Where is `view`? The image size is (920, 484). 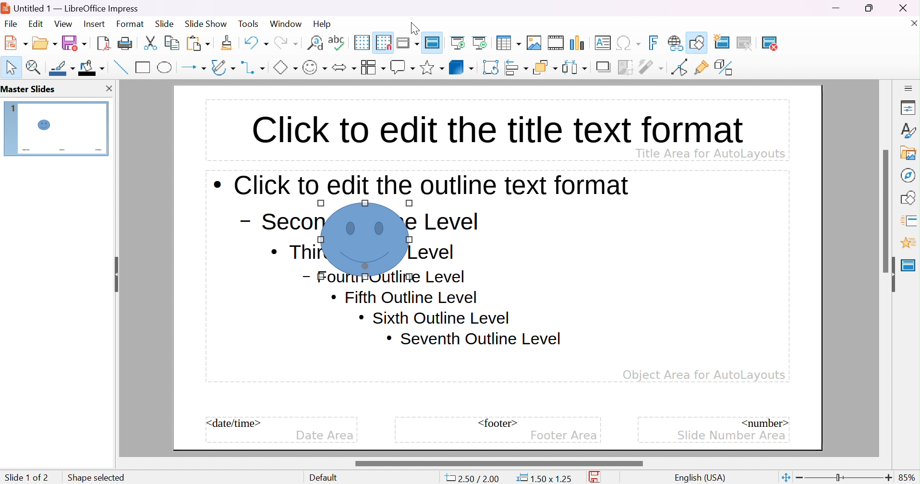 view is located at coordinates (63, 24).